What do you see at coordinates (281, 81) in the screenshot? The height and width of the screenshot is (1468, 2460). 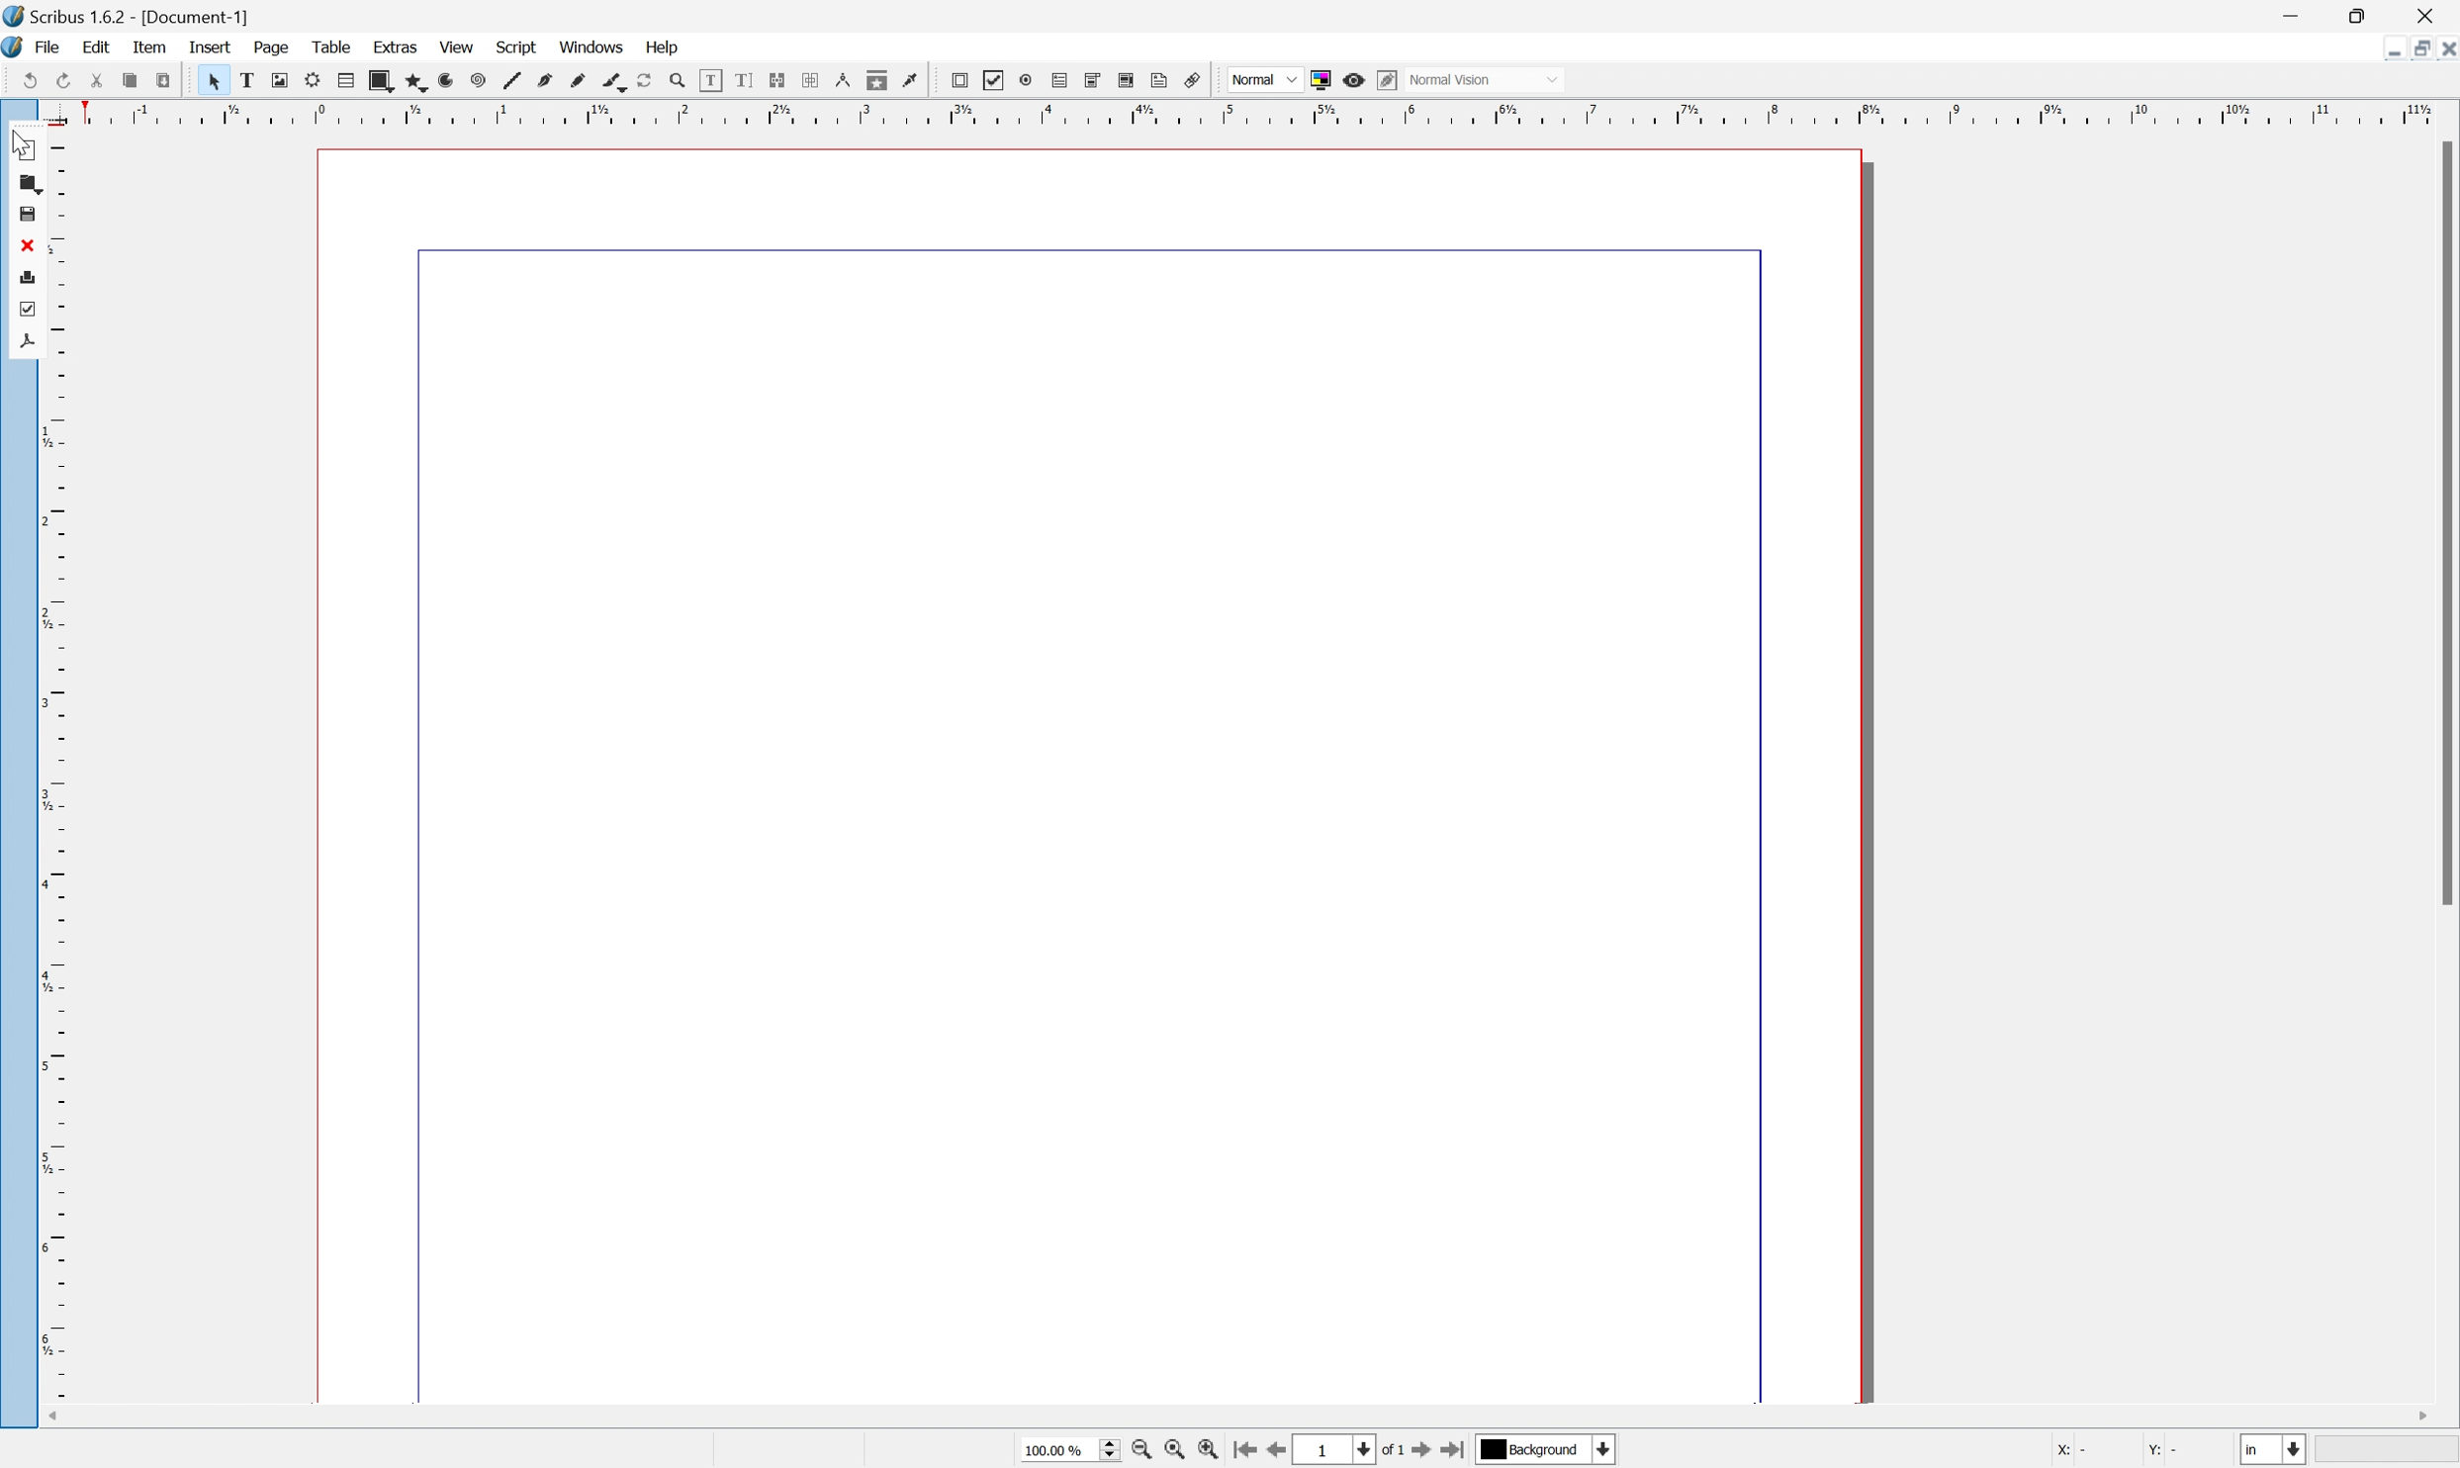 I see `undo` at bounding box center [281, 81].